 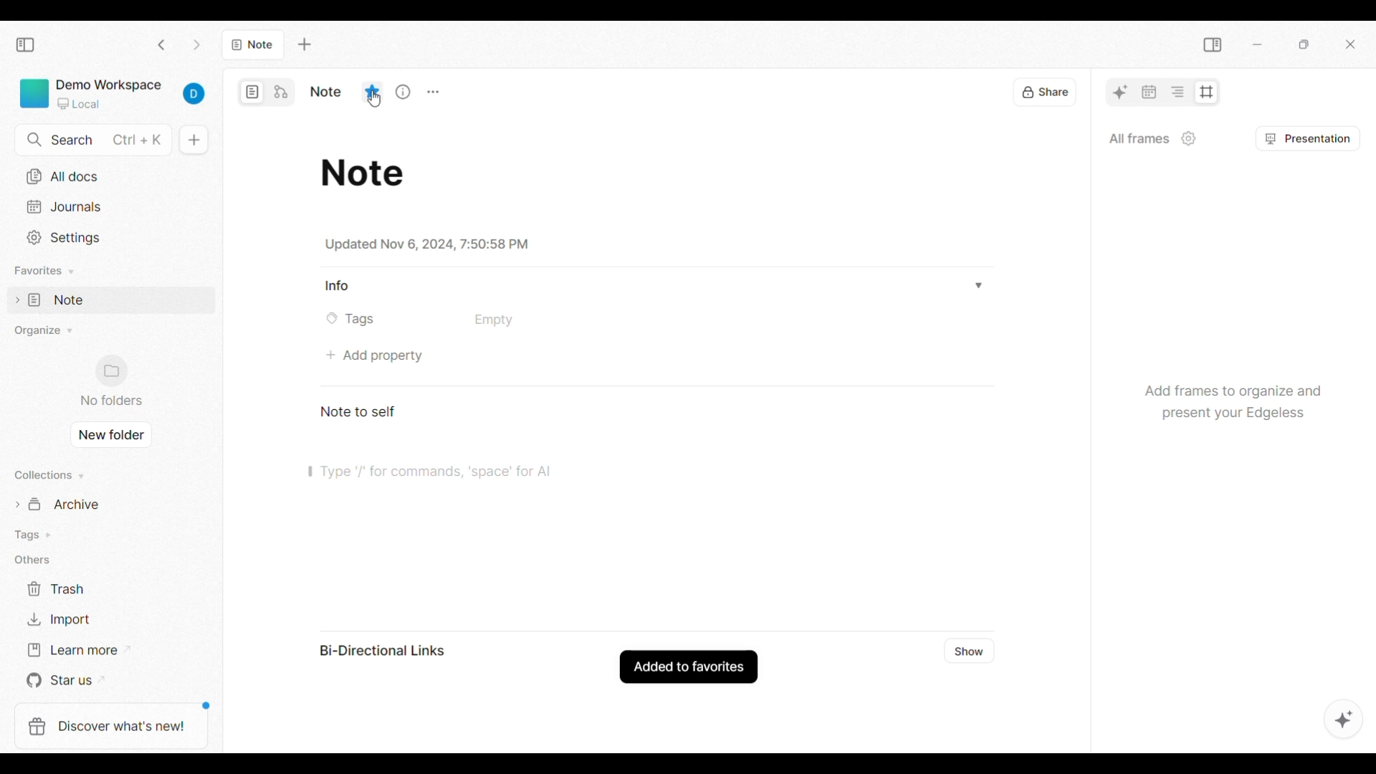 What do you see at coordinates (193, 140) in the screenshot?
I see `Add new doc` at bounding box center [193, 140].